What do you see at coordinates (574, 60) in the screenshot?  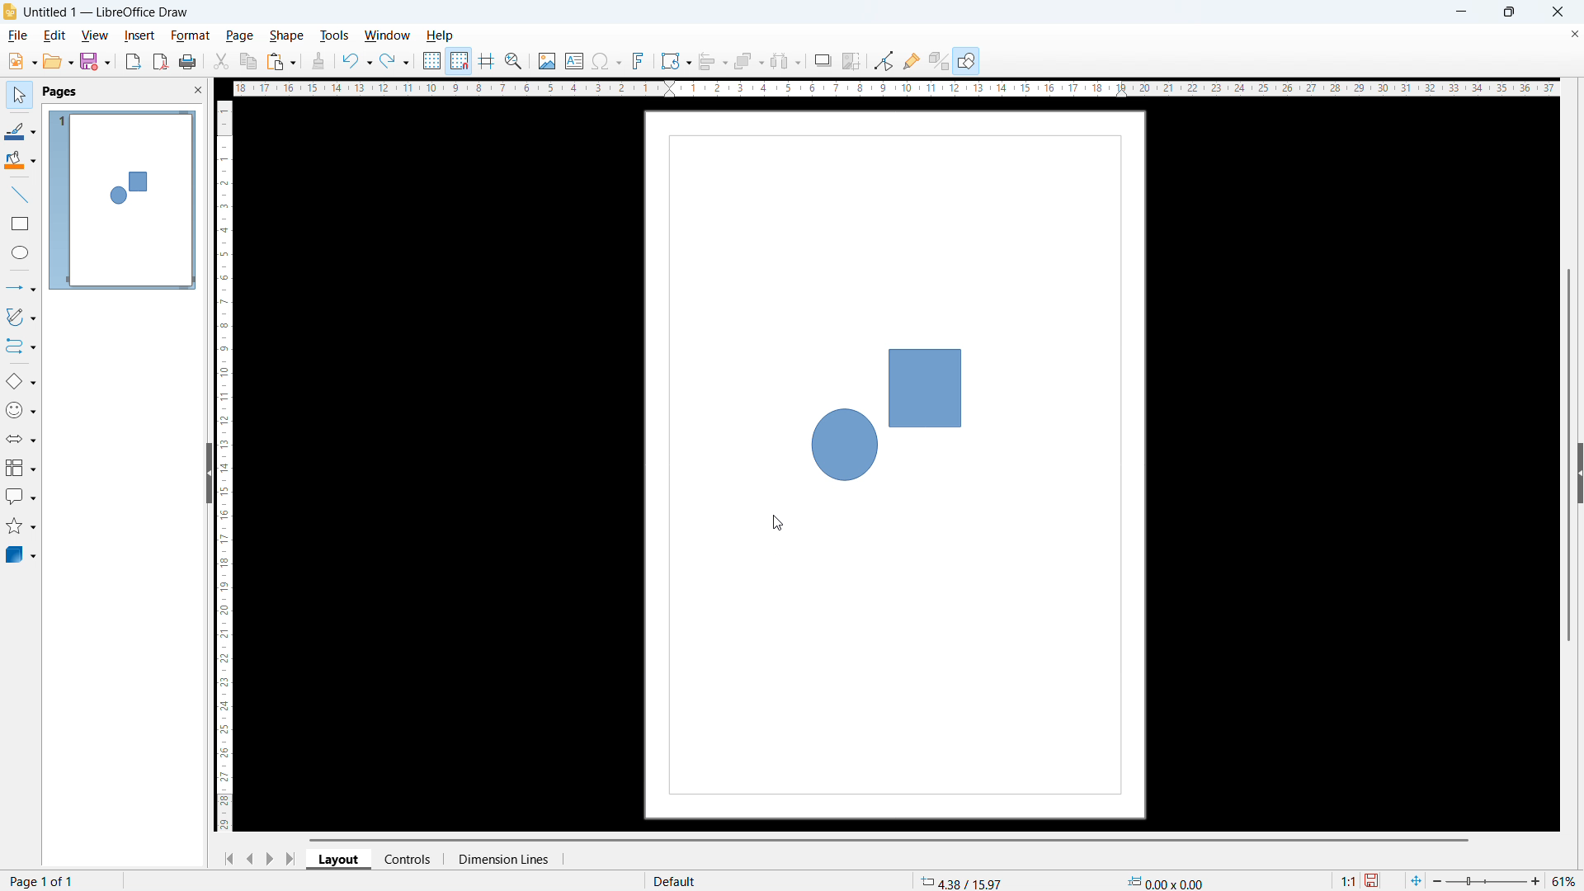 I see `insert textbox` at bounding box center [574, 60].